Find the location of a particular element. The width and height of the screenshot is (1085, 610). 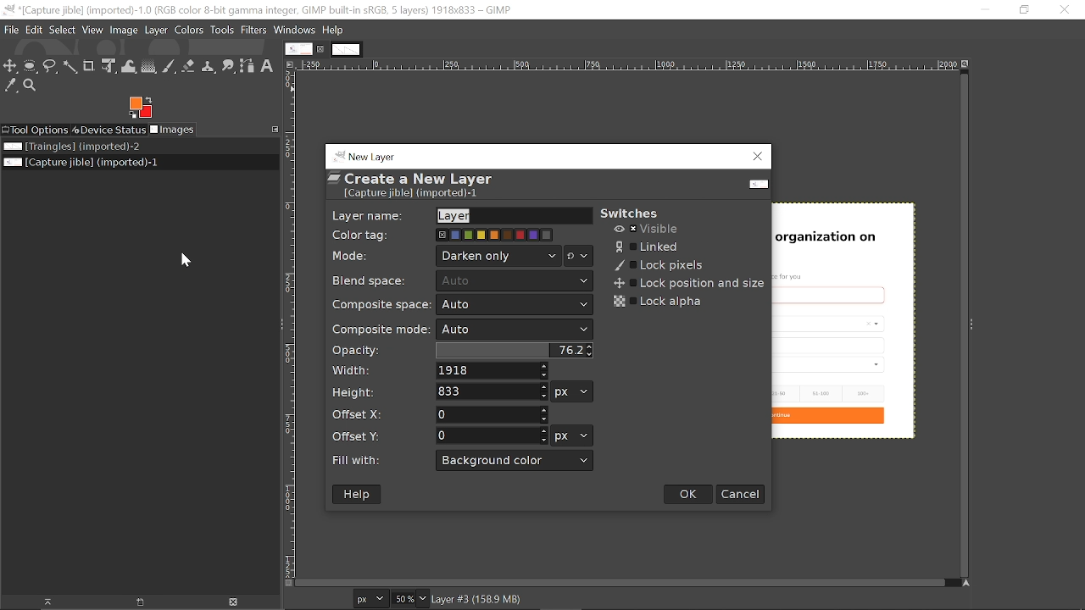

Path tool is located at coordinates (248, 68).